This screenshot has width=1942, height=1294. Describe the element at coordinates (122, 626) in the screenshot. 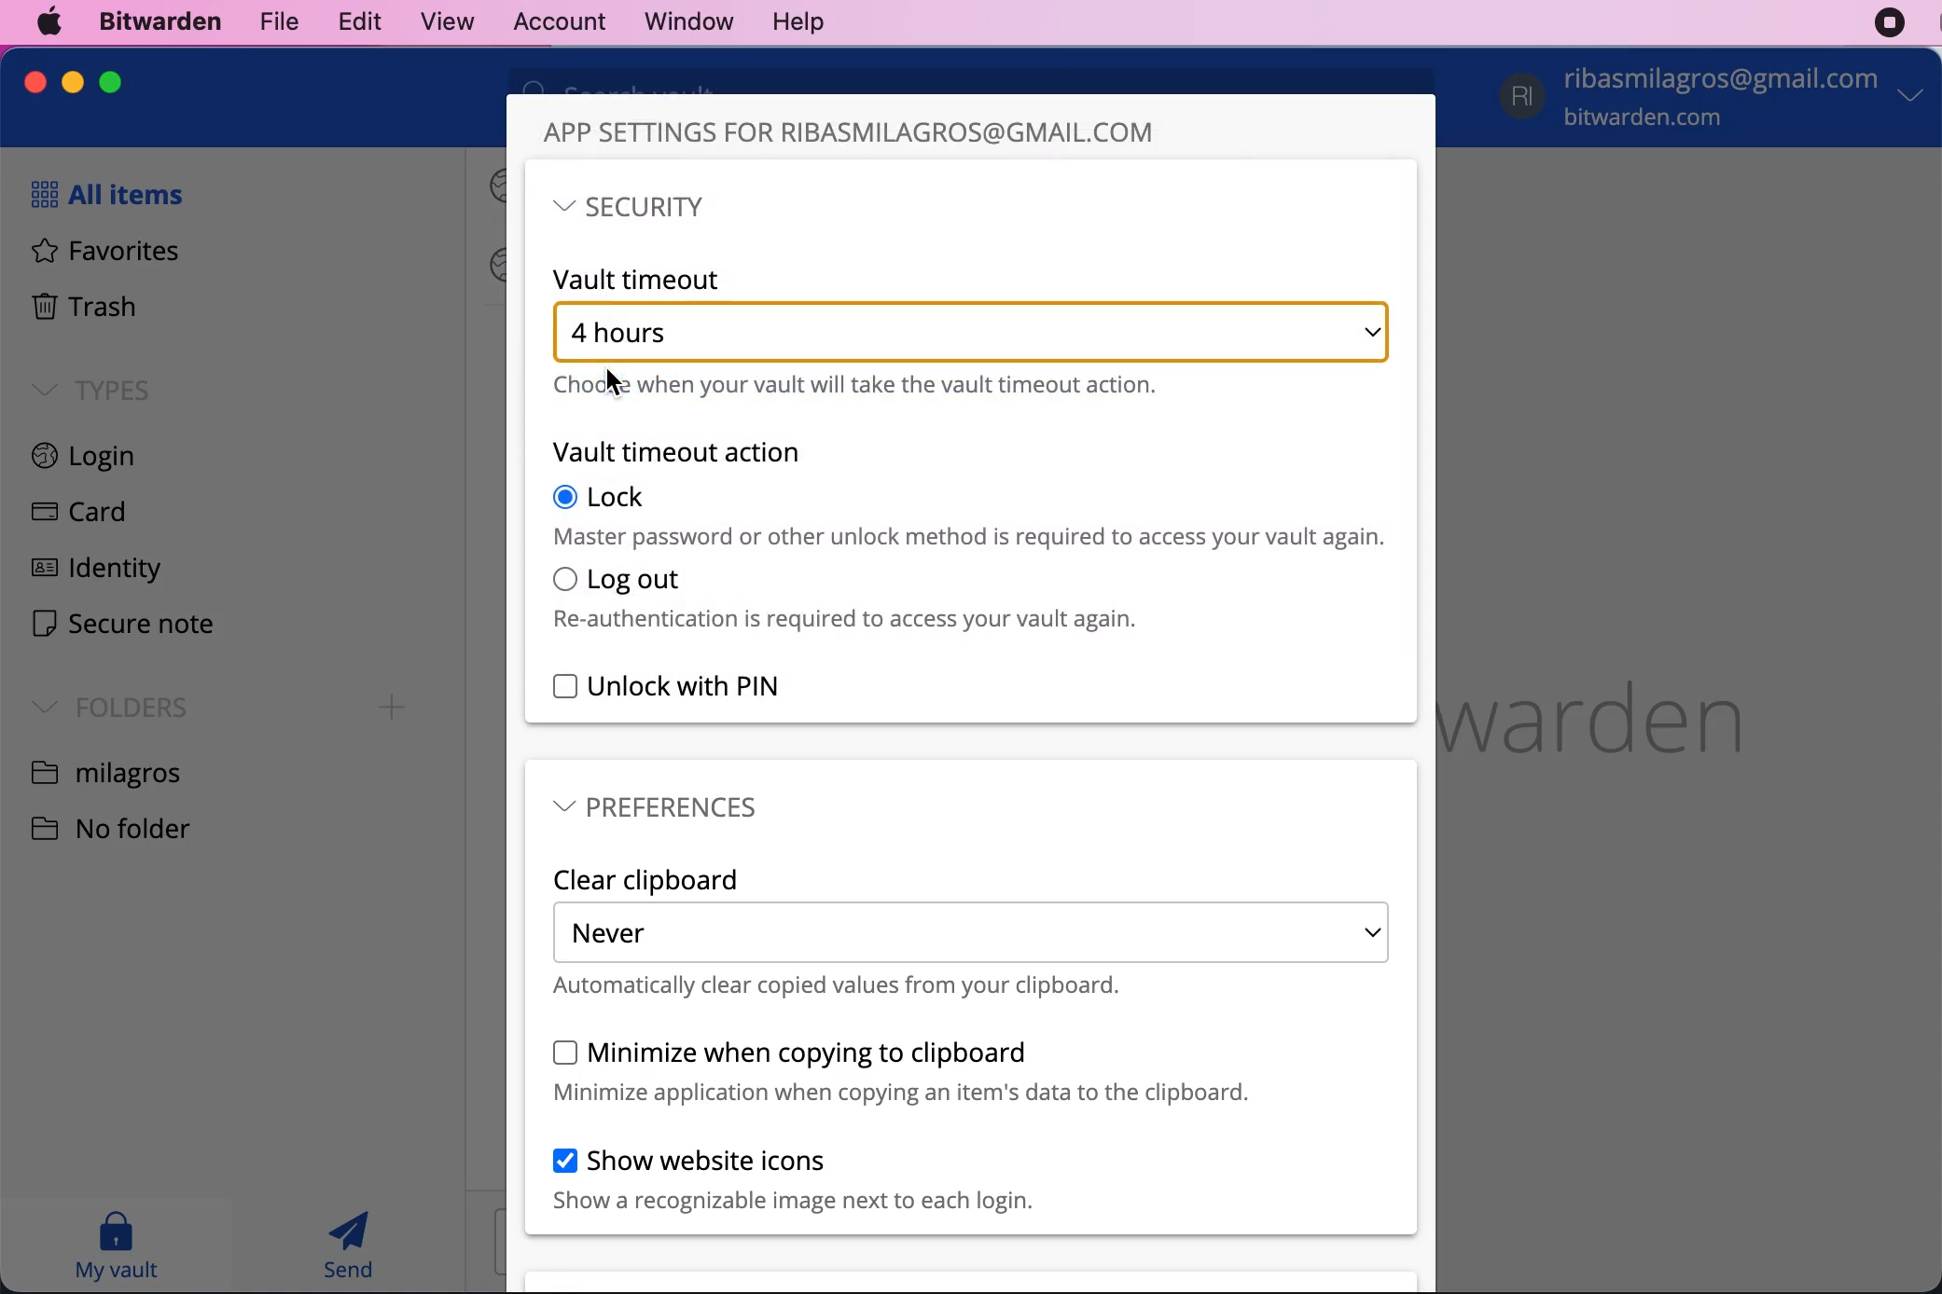

I see `secure note` at that location.